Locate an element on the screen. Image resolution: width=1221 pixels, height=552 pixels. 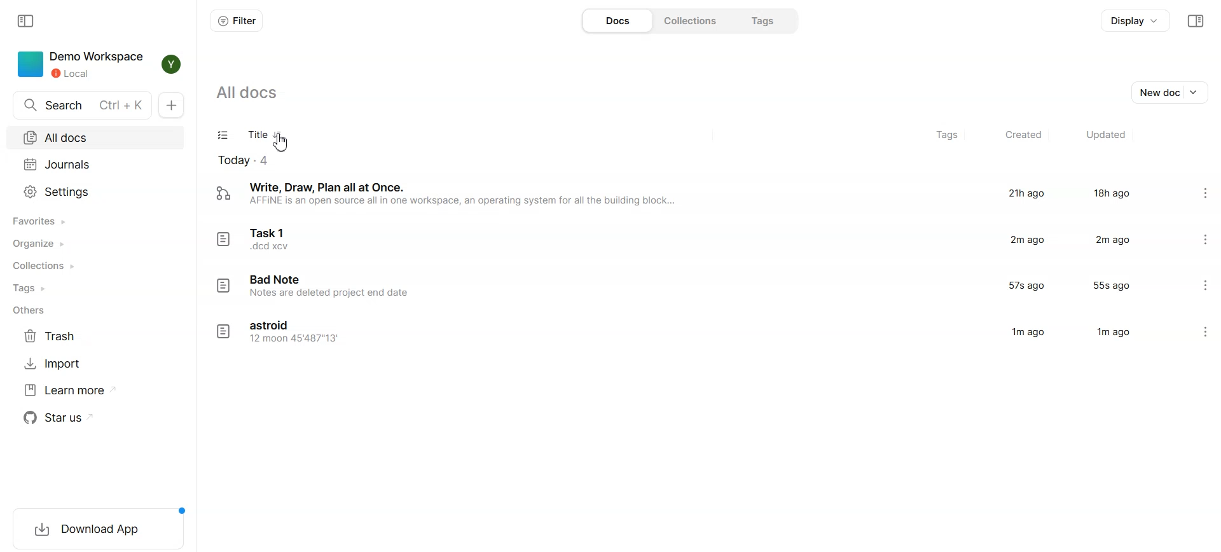
.dcd xcv is located at coordinates (270, 247).